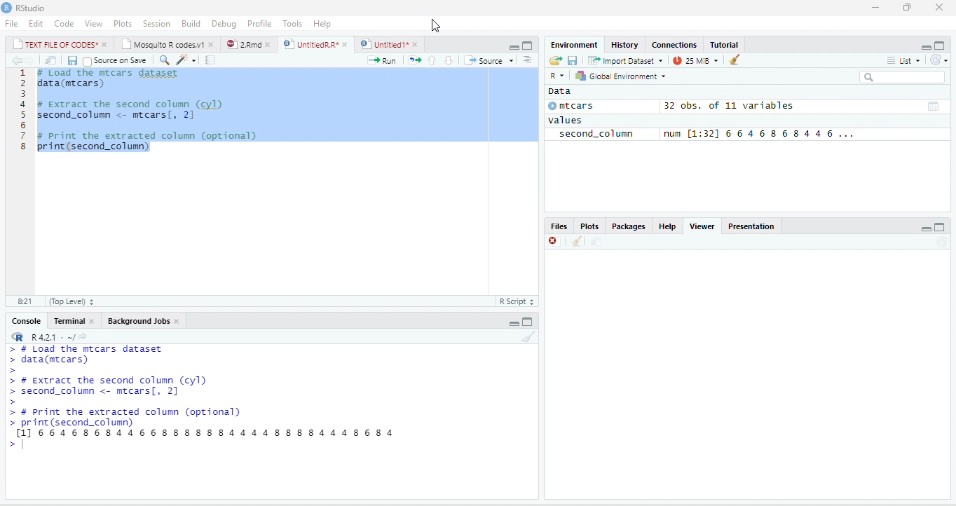  Describe the element at coordinates (905, 61) in the screenshot. I see `list` at that location.